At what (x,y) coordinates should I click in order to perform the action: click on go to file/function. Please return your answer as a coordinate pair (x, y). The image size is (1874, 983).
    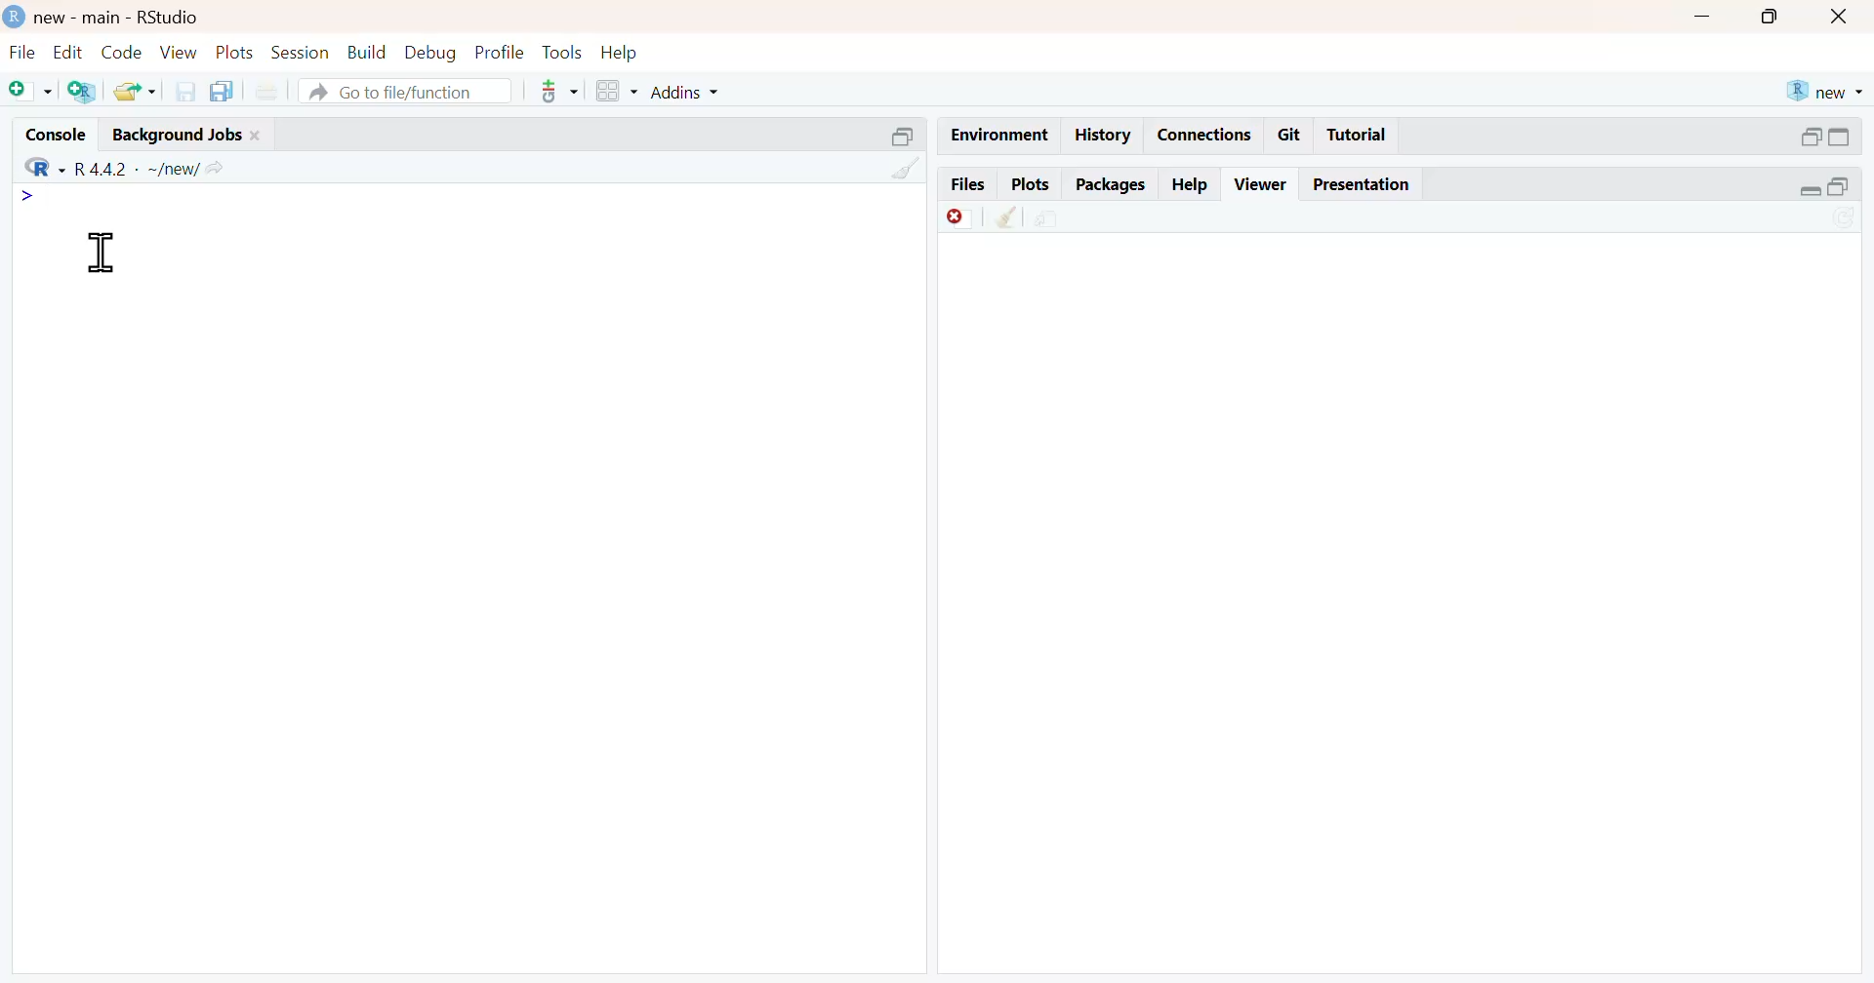
    Looking at the image, I should click on (405, 92).